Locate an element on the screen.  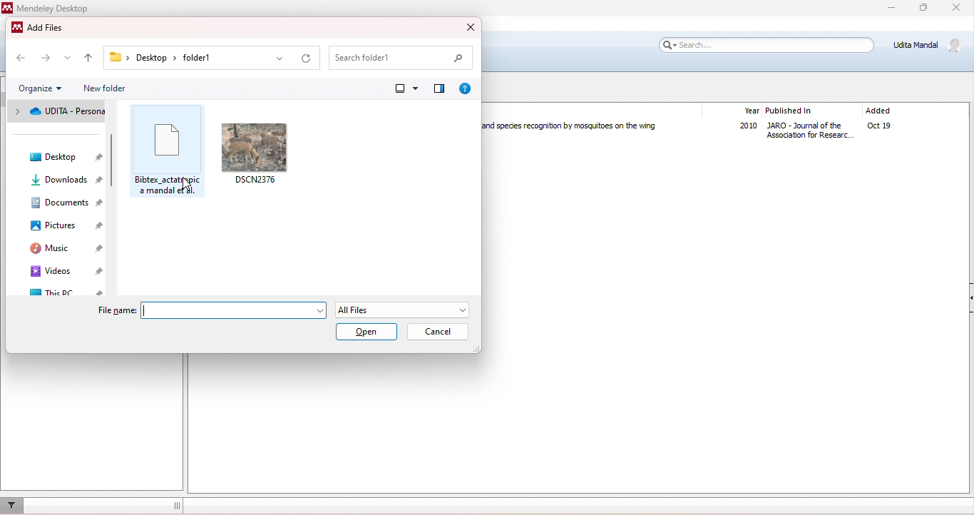
drop down is located at coordinates (280, 58).